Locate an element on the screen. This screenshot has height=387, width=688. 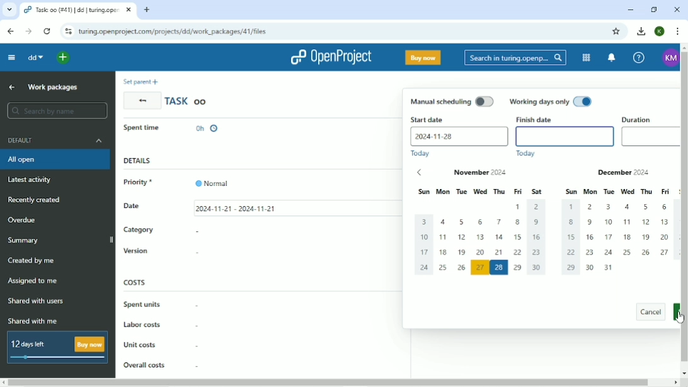
Search by name is located at coordinates (57, 111).